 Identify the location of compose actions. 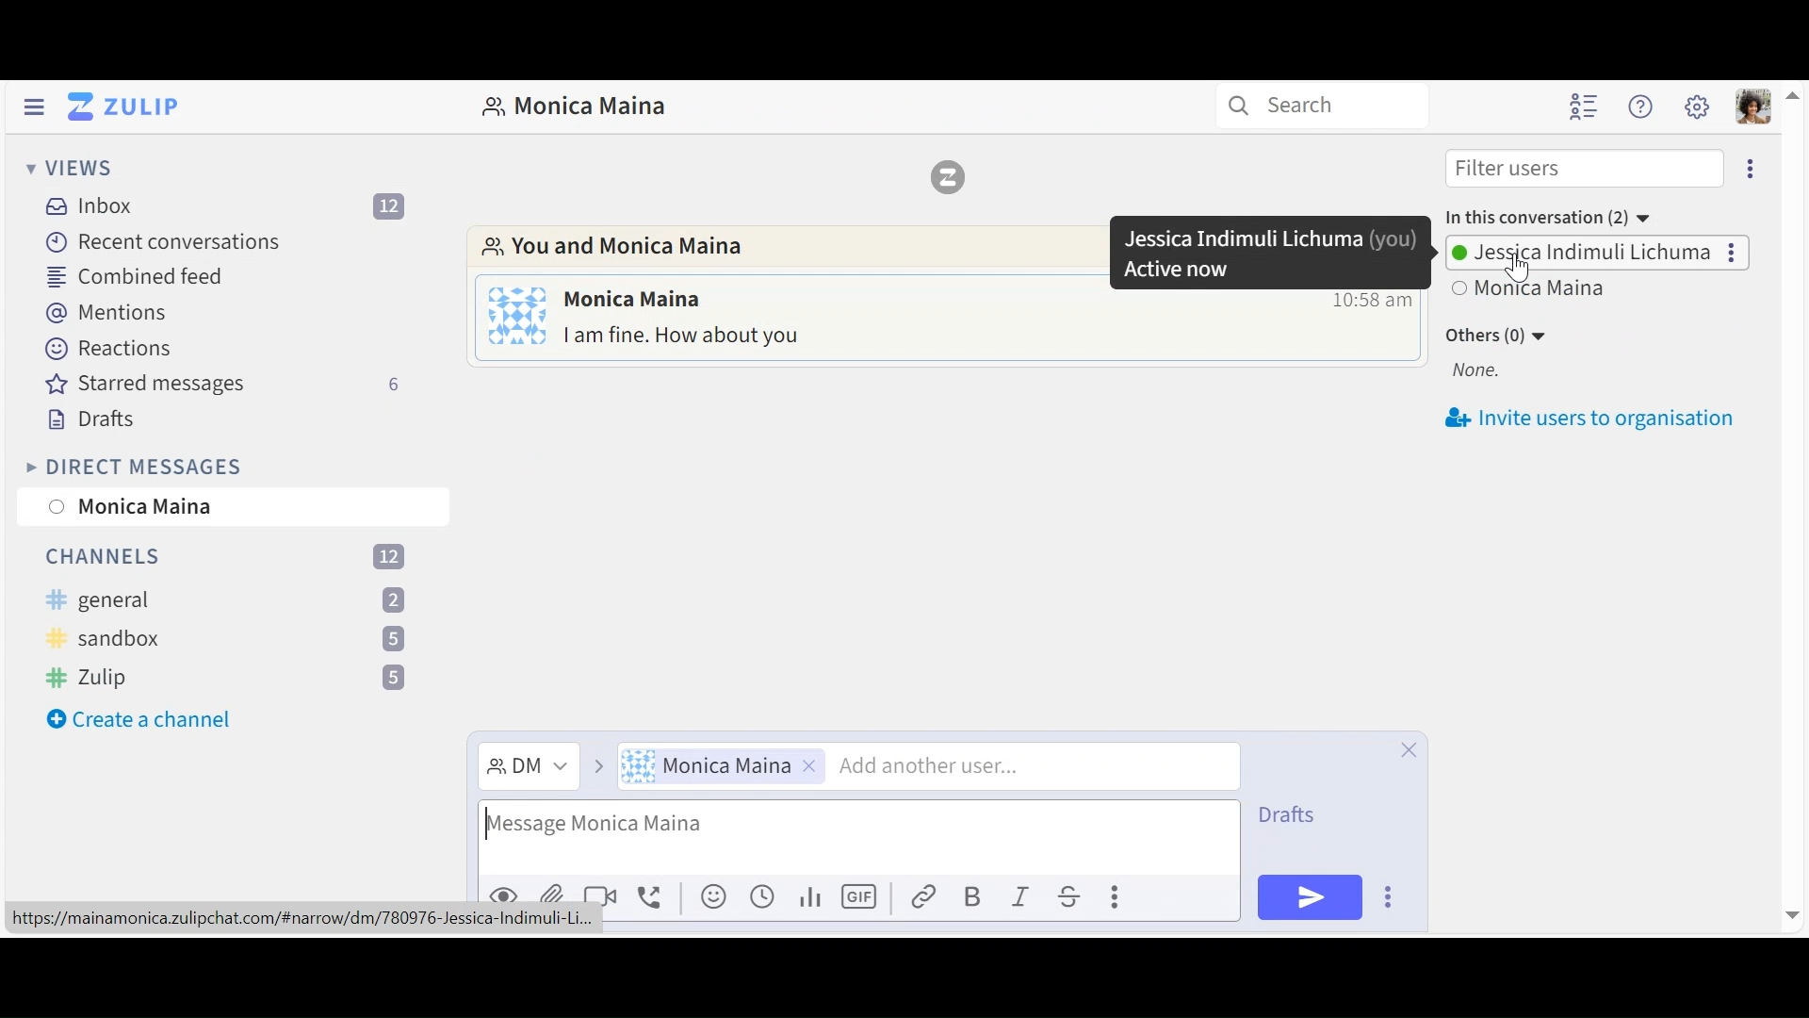
(1150, 896).